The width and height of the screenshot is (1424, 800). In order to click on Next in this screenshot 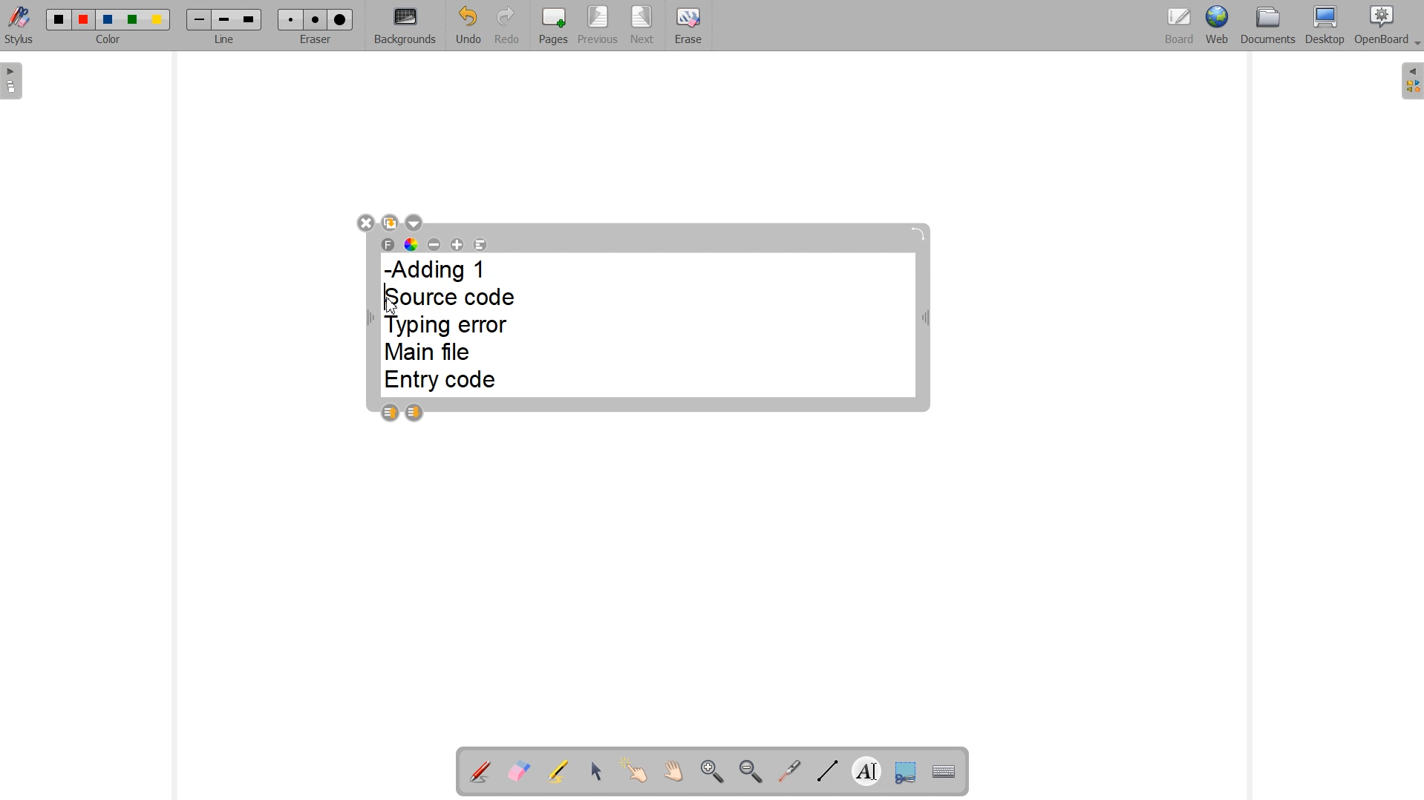, I will do `click(641, 24)`.